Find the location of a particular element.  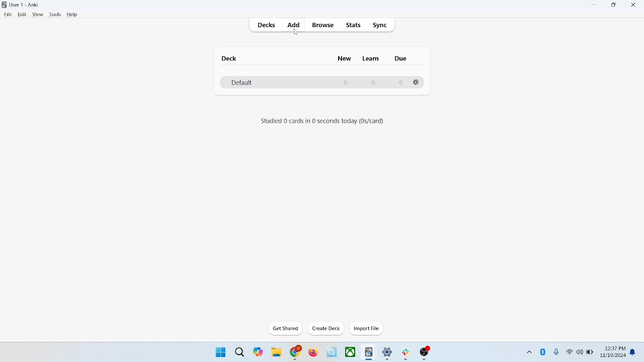

wifi is located at coordinates (569, 351).